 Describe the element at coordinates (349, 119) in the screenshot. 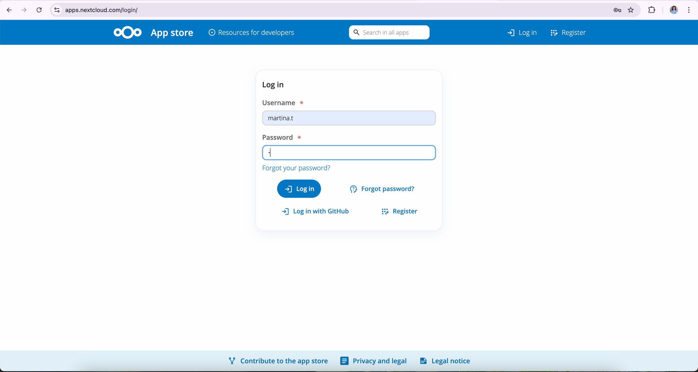

I see `martina.t` at that location.